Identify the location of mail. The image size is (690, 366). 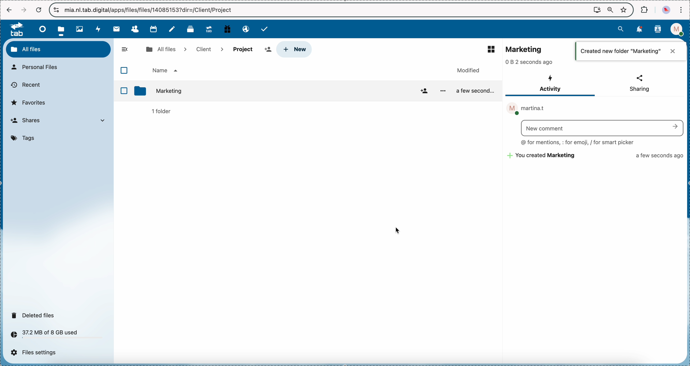
(116, 29).